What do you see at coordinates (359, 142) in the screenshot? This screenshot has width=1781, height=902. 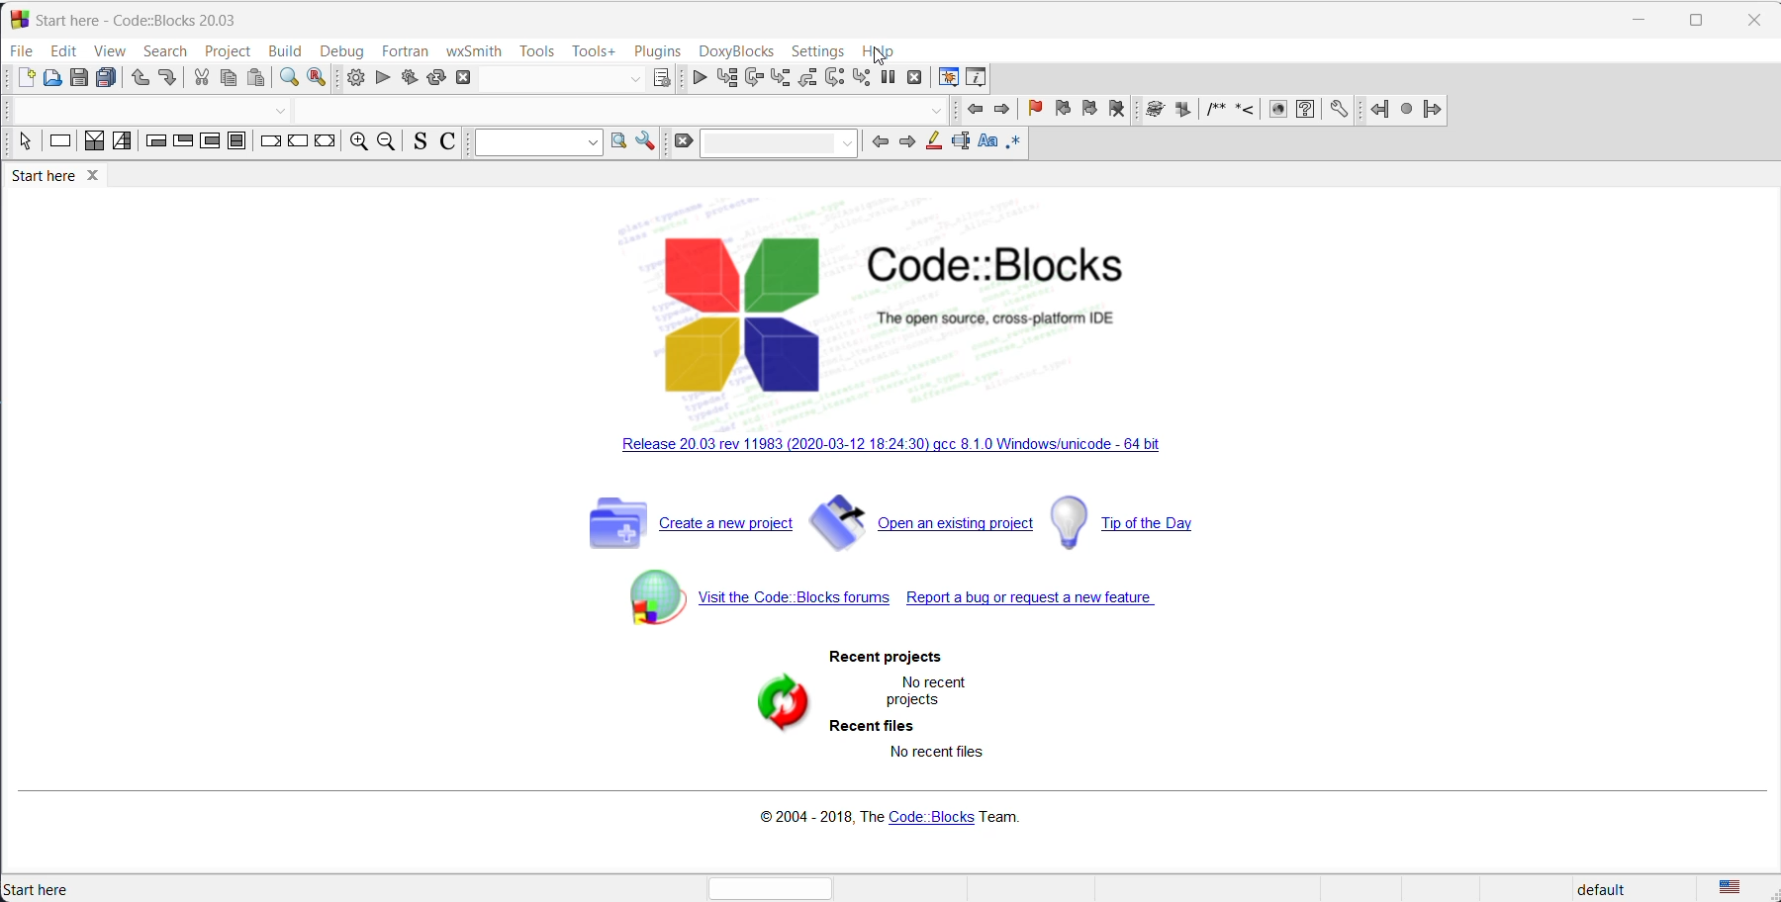 I see `zoom in` at bounding box center [359, 142].